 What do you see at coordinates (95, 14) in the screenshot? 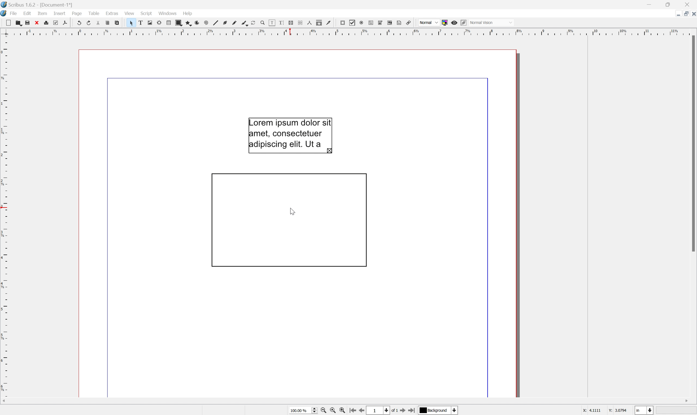
I see `Table` at bounding box center [95, 14].